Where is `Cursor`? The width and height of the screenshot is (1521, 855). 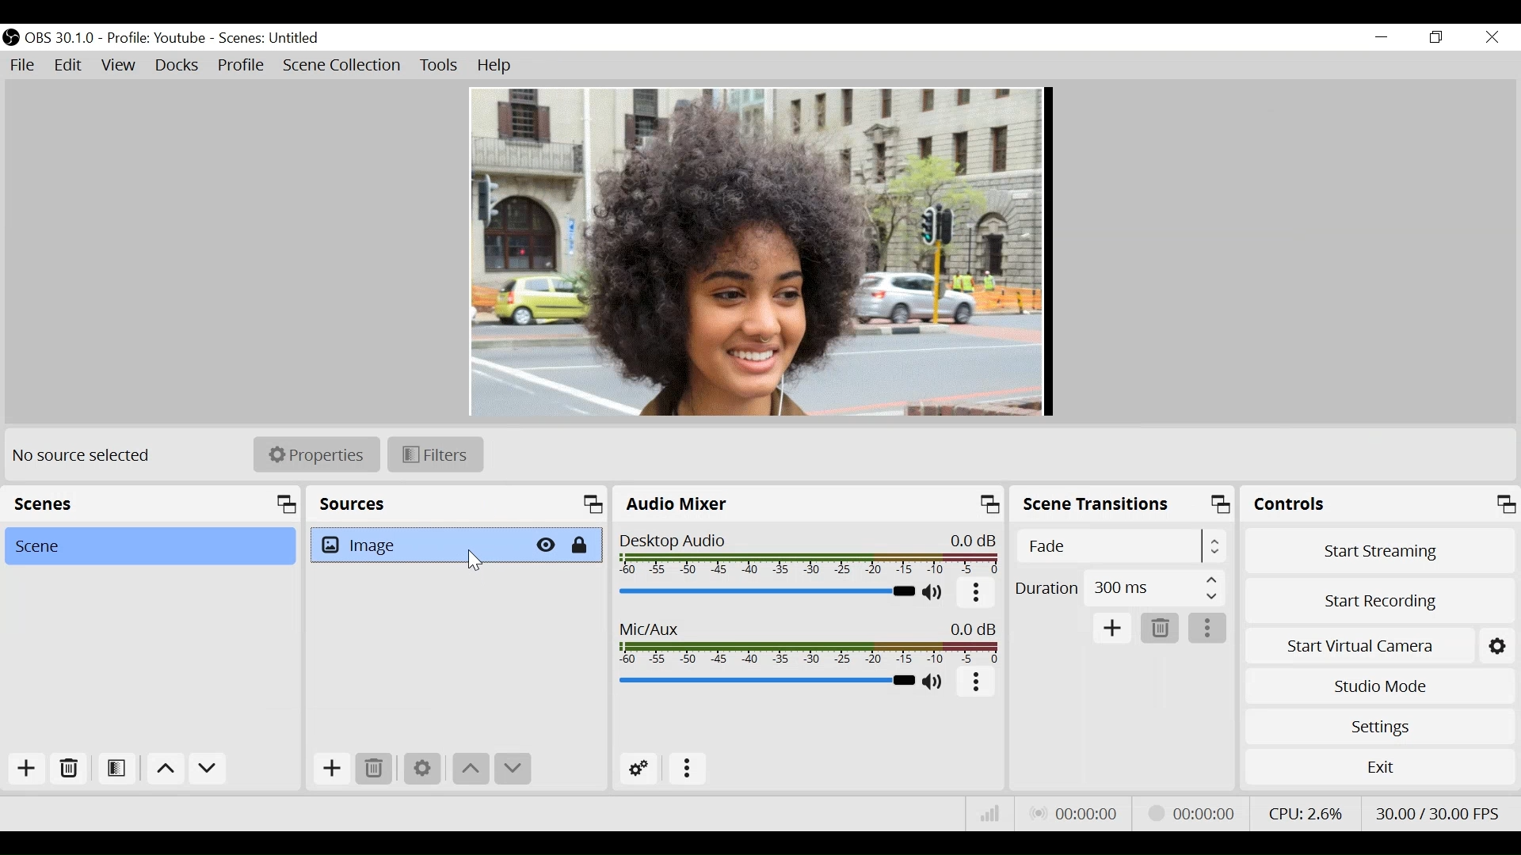 Cursor is located at coordinates (478, 560).